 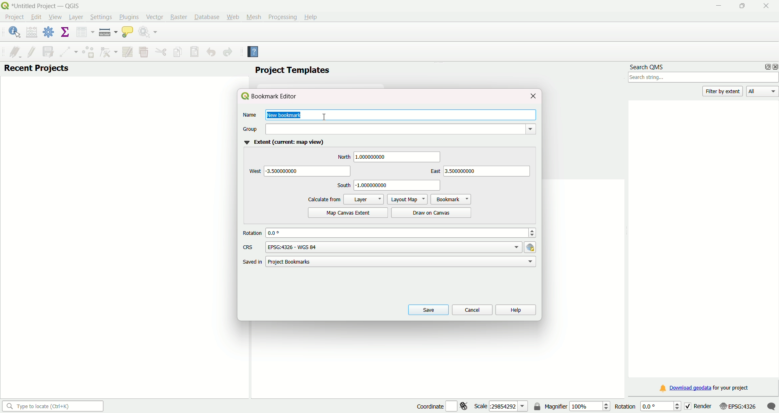 What do you see at coordinates (65, 32) in the screenshot?
I see `show statistical summary` at bounding box center [65, 32].